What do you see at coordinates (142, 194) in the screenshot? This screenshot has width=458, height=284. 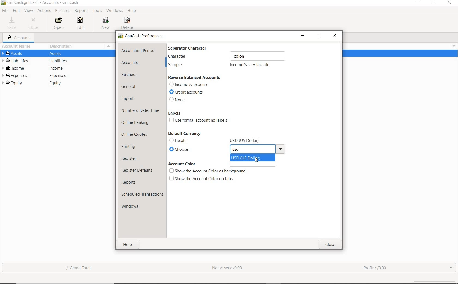 I see `scheduled transactions` at bounding box center [142, 194].